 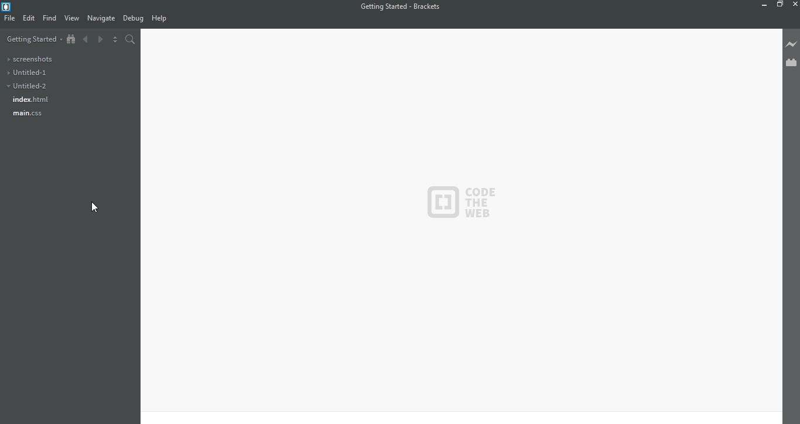 I want to click on find, so click(x=50, y=18).